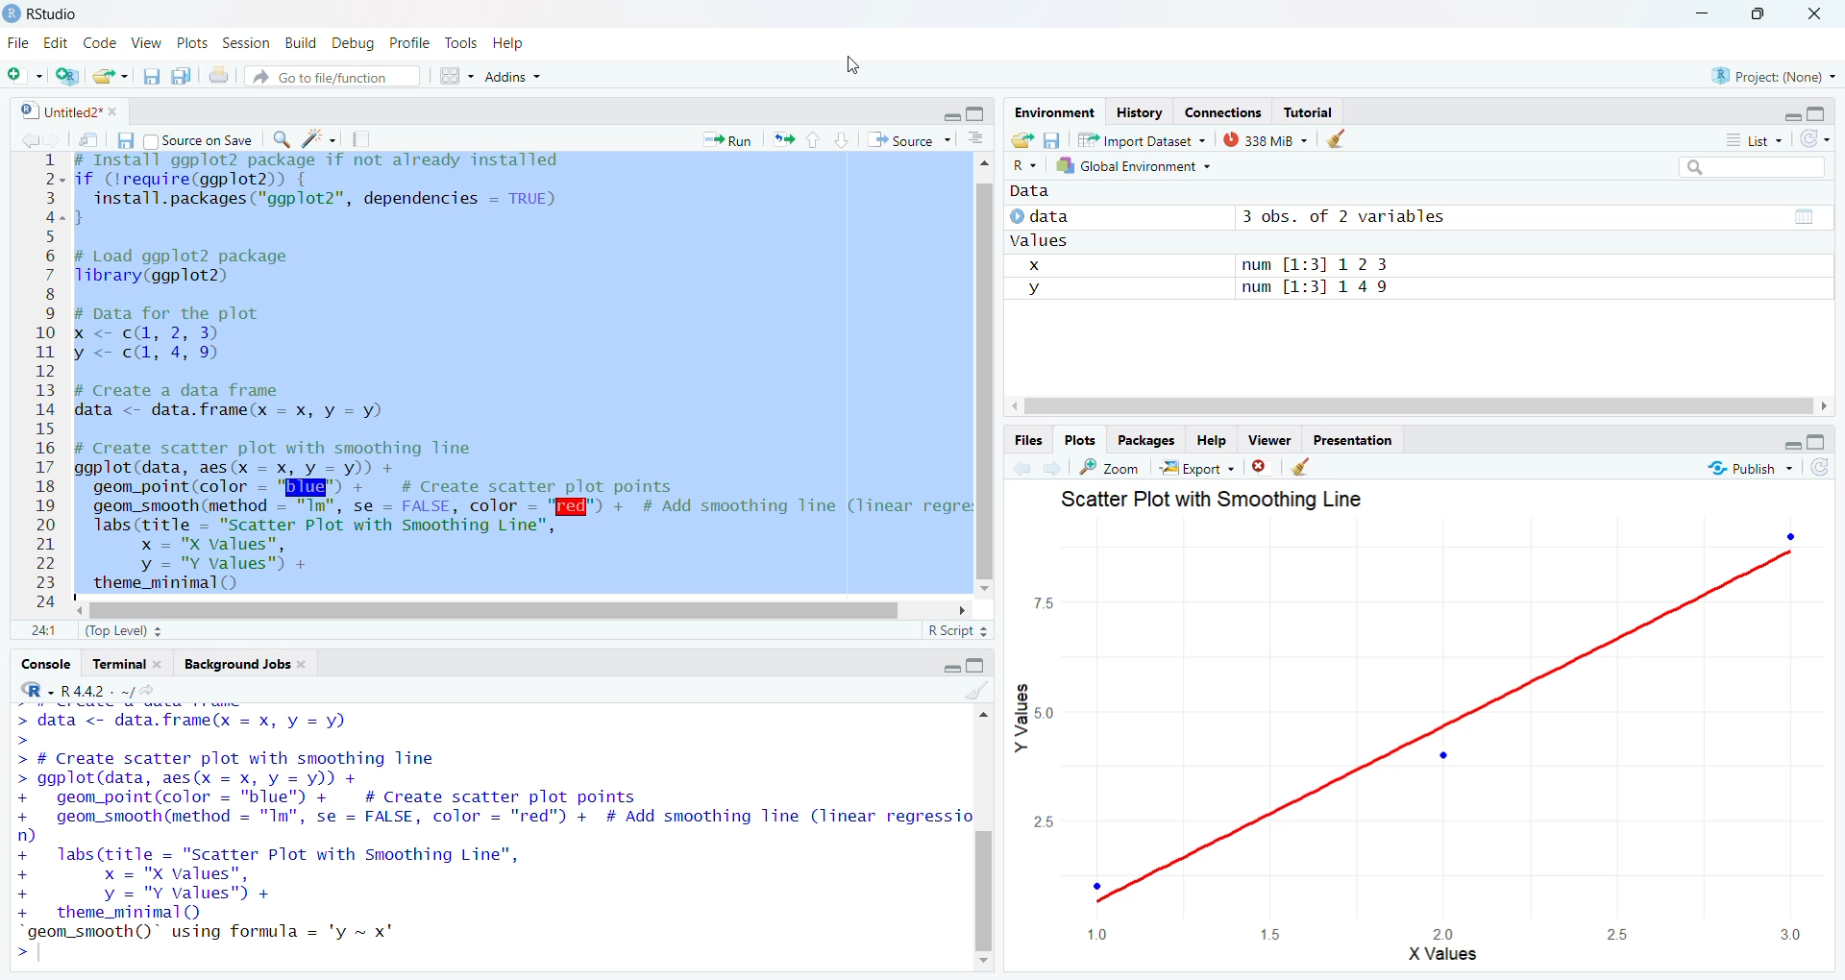 This screenshot has width=1845, height=980. What do you see at coordinates (246, 45) in the screenshot?
I see `Session` at bounding box center [246, 45].